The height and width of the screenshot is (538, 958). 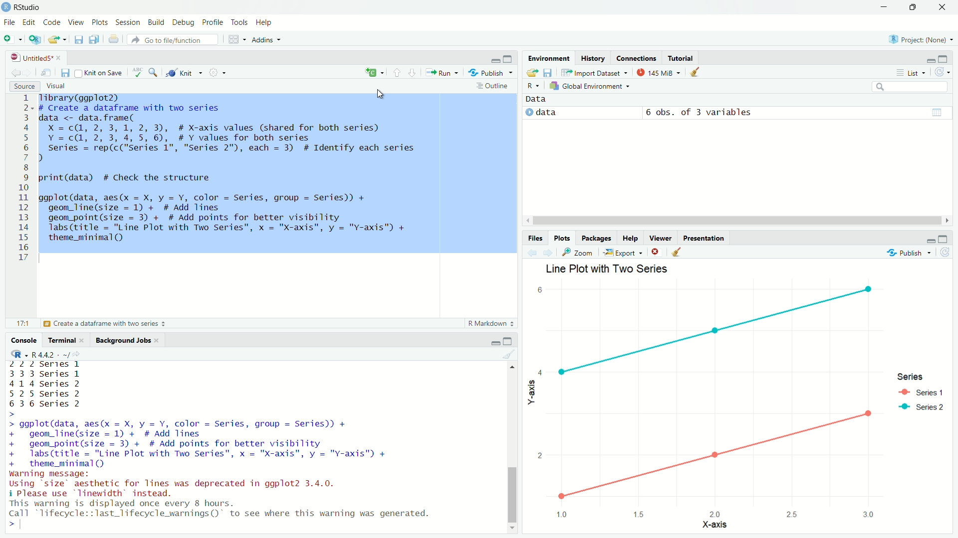 I want to click on Y-axis, so click(x=530, y=395).